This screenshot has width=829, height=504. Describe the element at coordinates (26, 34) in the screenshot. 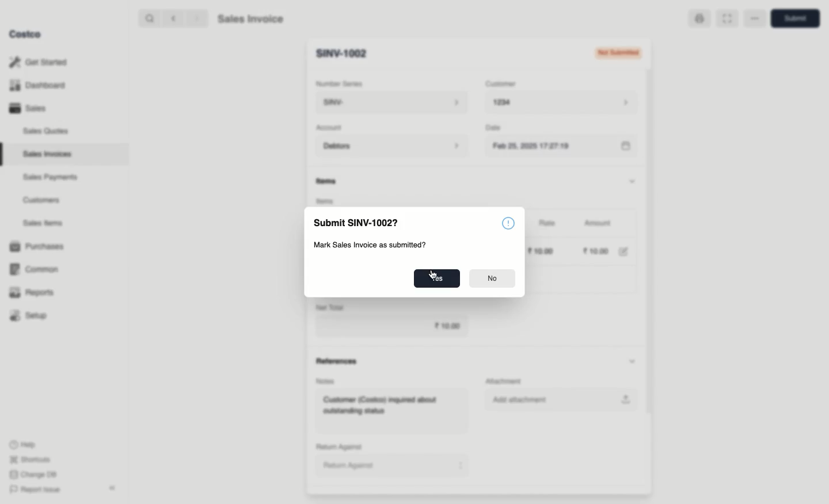

I see `Costco` at that location.